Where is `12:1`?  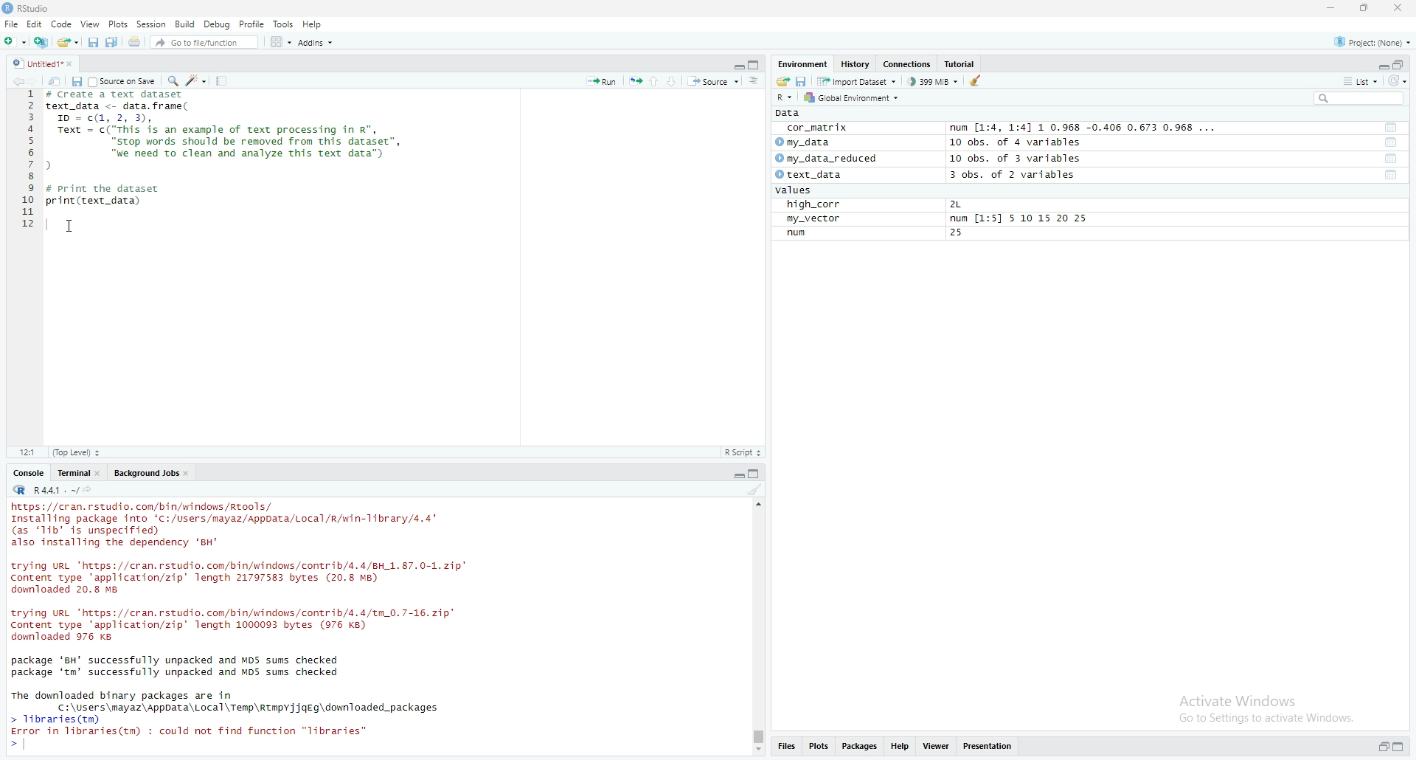
12:1 is located at coordinates (28, 452).